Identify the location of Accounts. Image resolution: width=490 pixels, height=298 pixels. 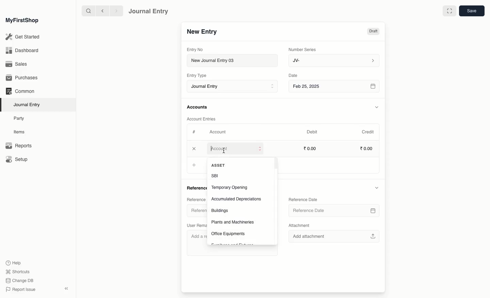
(198, 107).